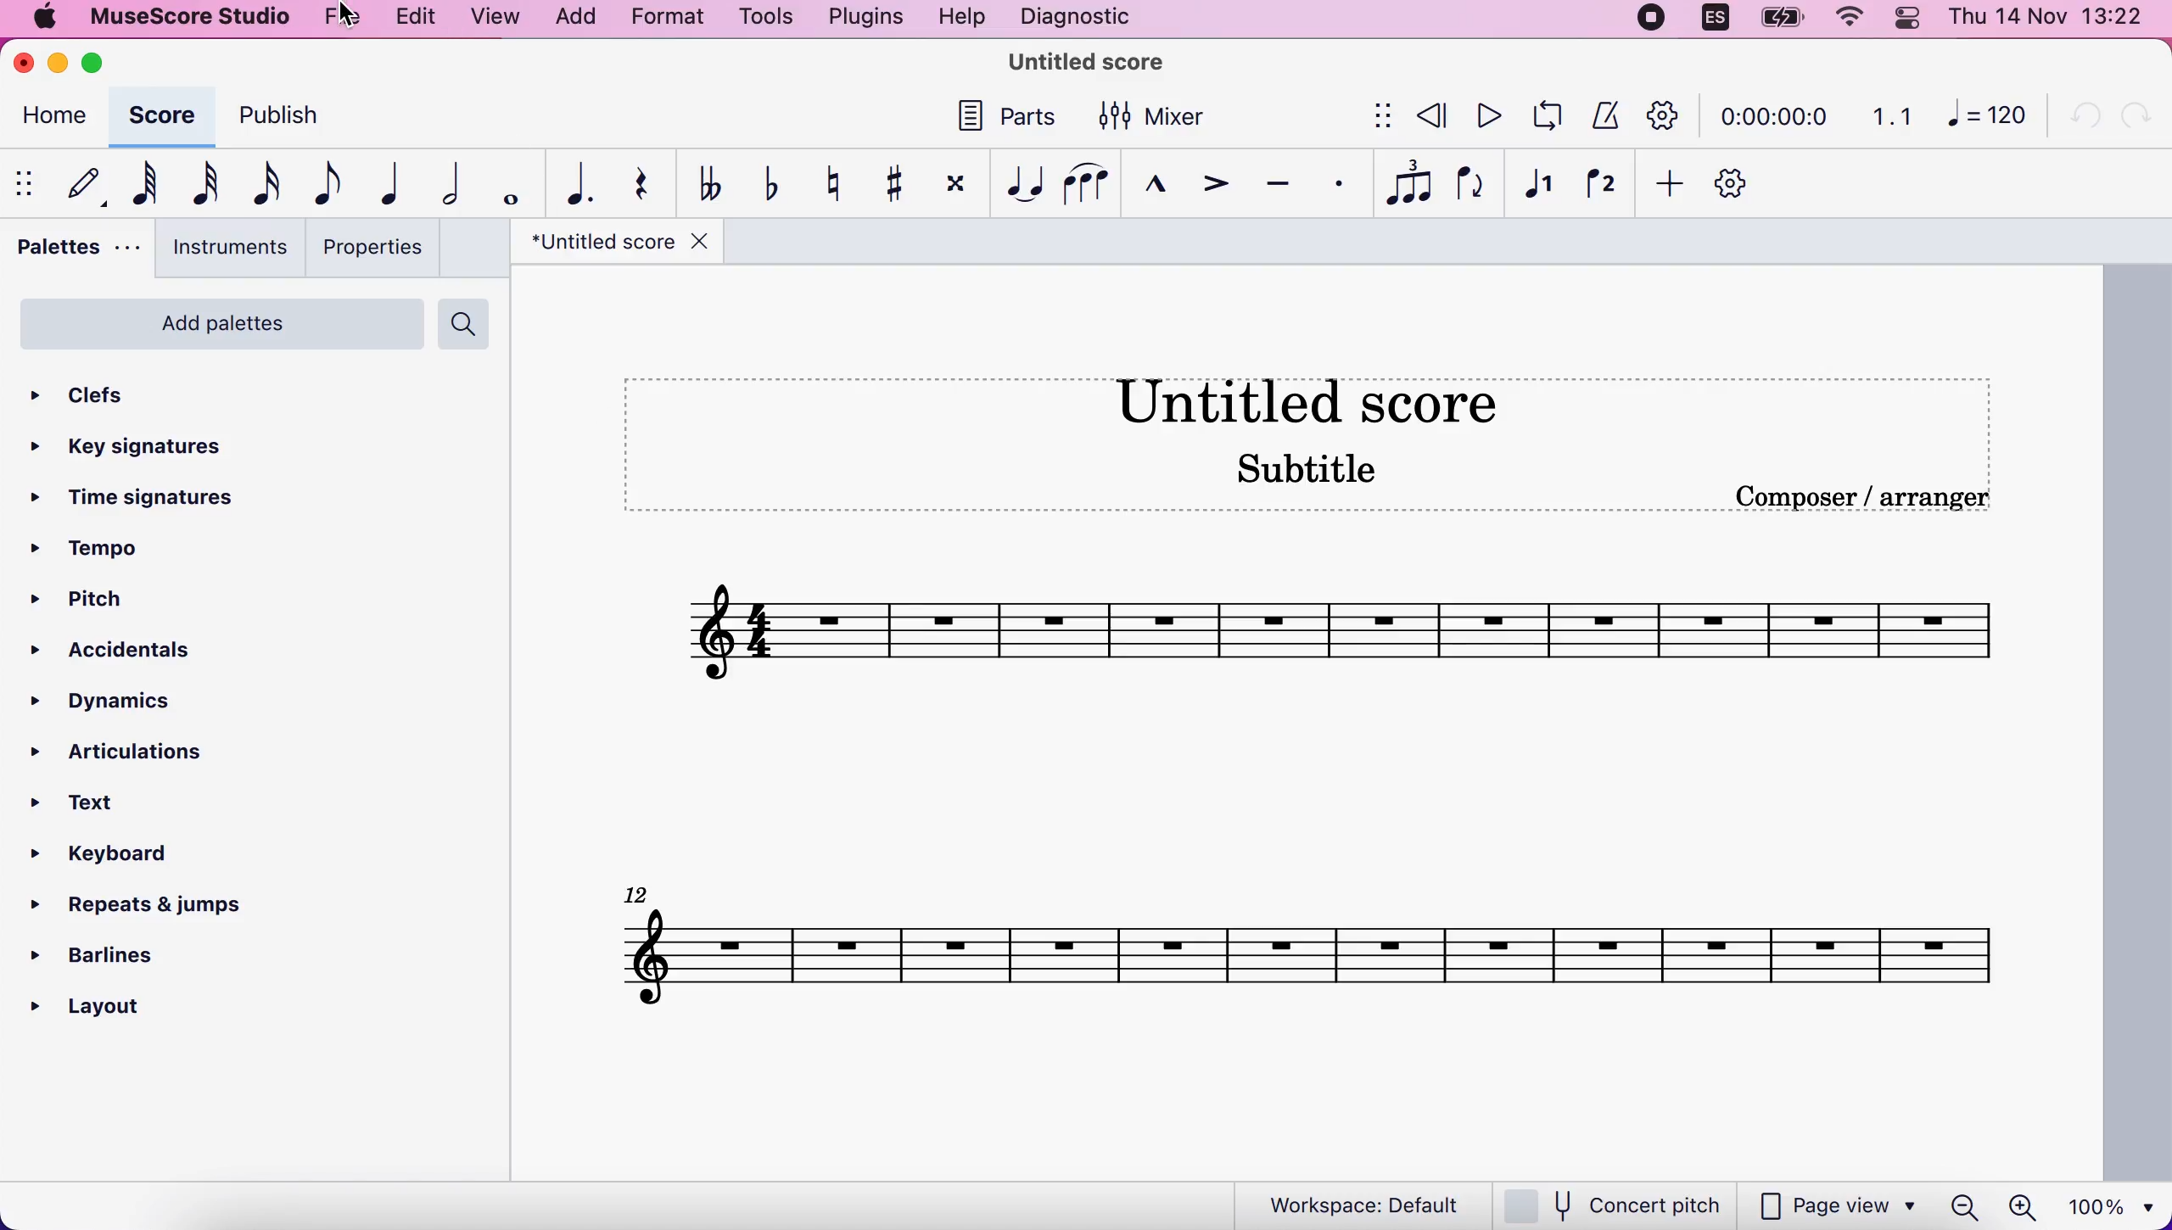  Describe the element at coordinates (1318, 629) in the screenshot. I see `` at that location.